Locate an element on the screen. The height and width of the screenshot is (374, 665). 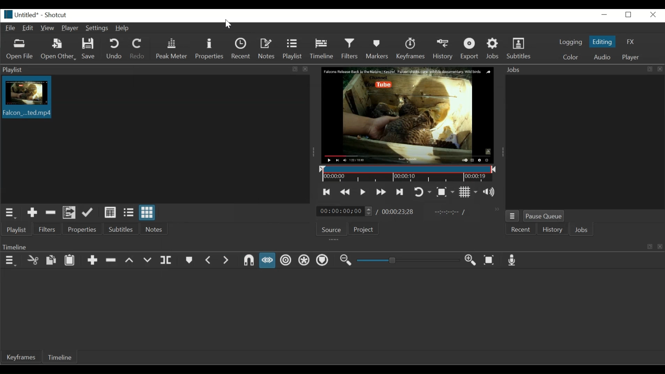
Markers is located at coordinates (377, 49).